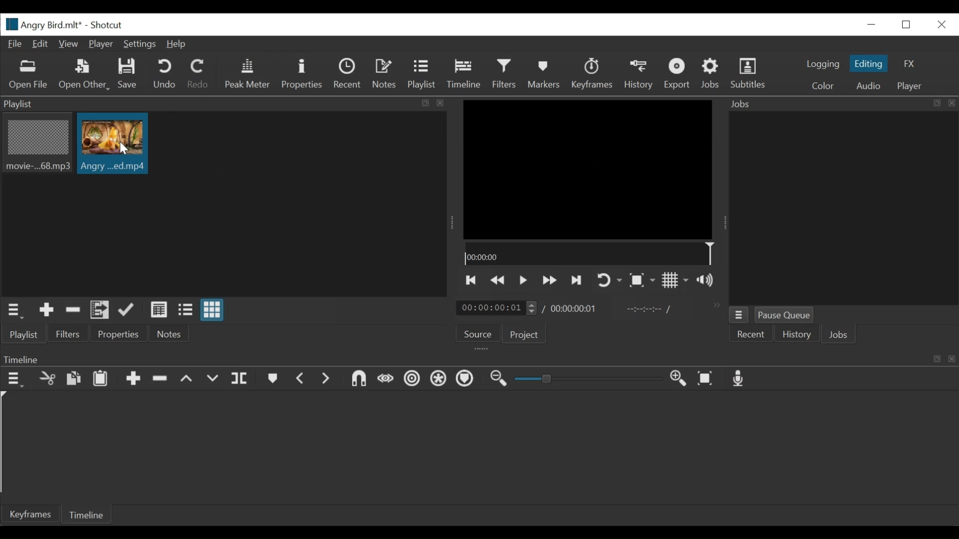  I want to click on Player, so click(100, 44).